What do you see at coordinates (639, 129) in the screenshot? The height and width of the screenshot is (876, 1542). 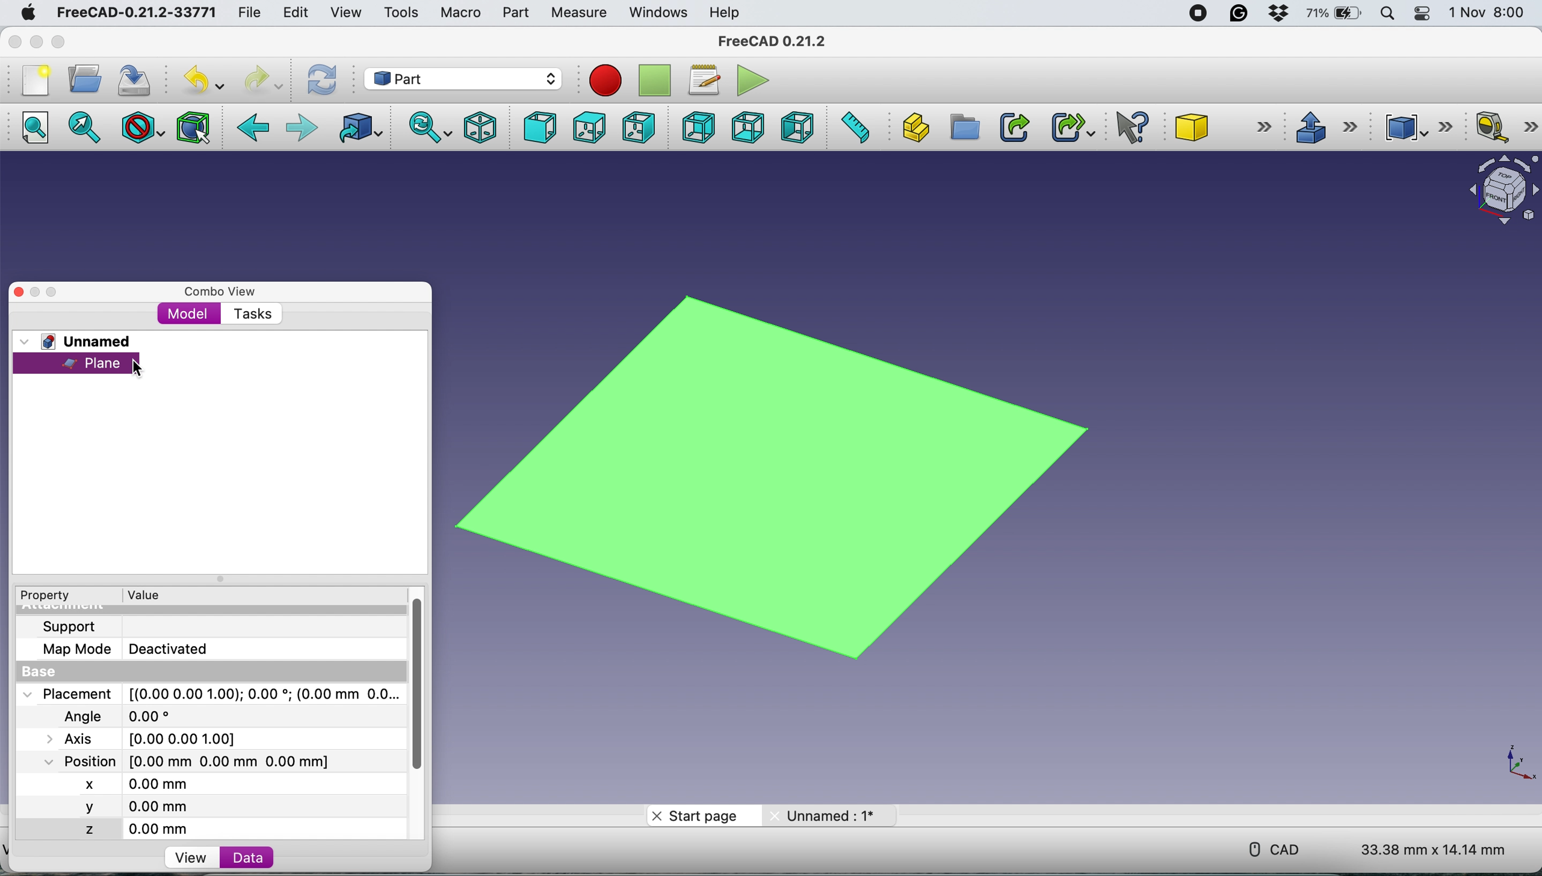 I see `right` at bounding box center [639, 129].